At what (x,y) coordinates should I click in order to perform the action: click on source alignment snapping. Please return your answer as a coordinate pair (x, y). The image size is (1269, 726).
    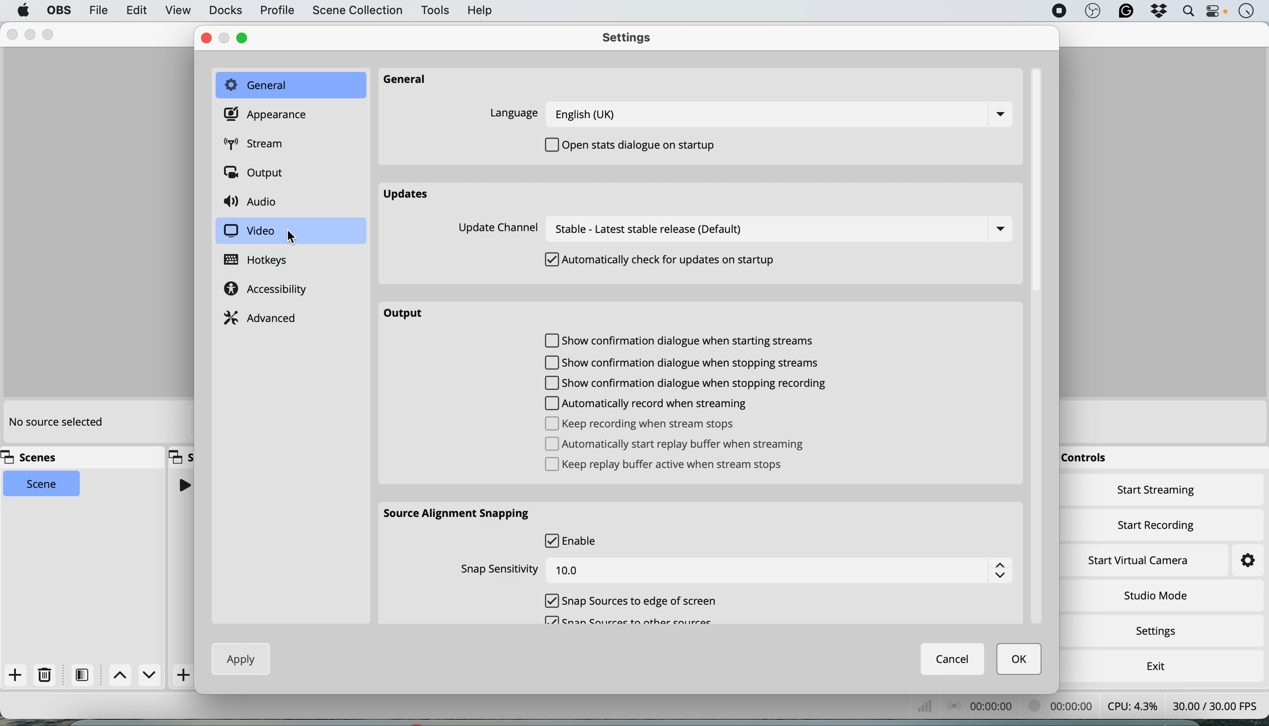
    Looking at the image, I should click on (460, 513).